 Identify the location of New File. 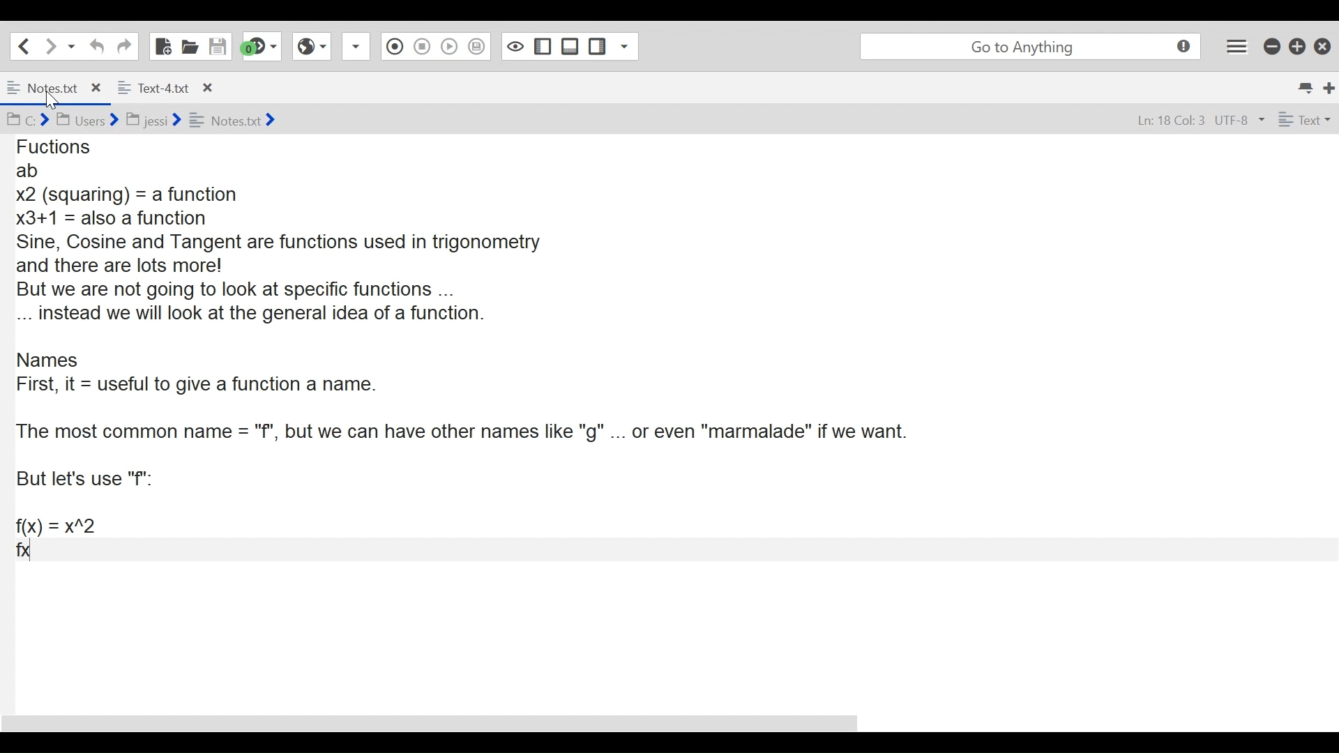
(161, 45).